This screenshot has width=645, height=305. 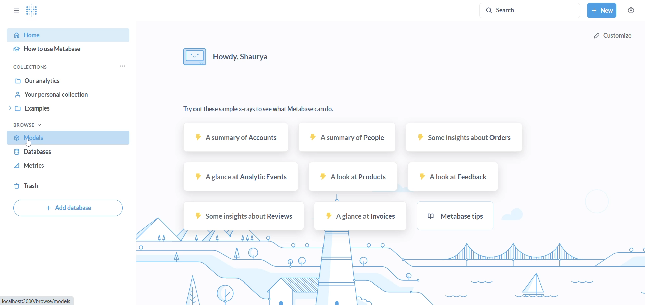 What do you see at coordinates (28, 125) in the screenshot?
I see `browse` at bounding box center [28, 125].